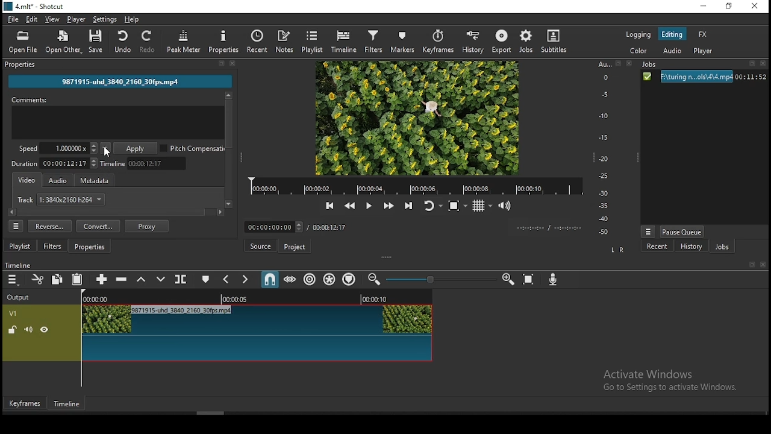 This screenshot has width=771, height=434. Describe the element at coordinates (109, 153) in the screenshot. I see `cursor` at that location.